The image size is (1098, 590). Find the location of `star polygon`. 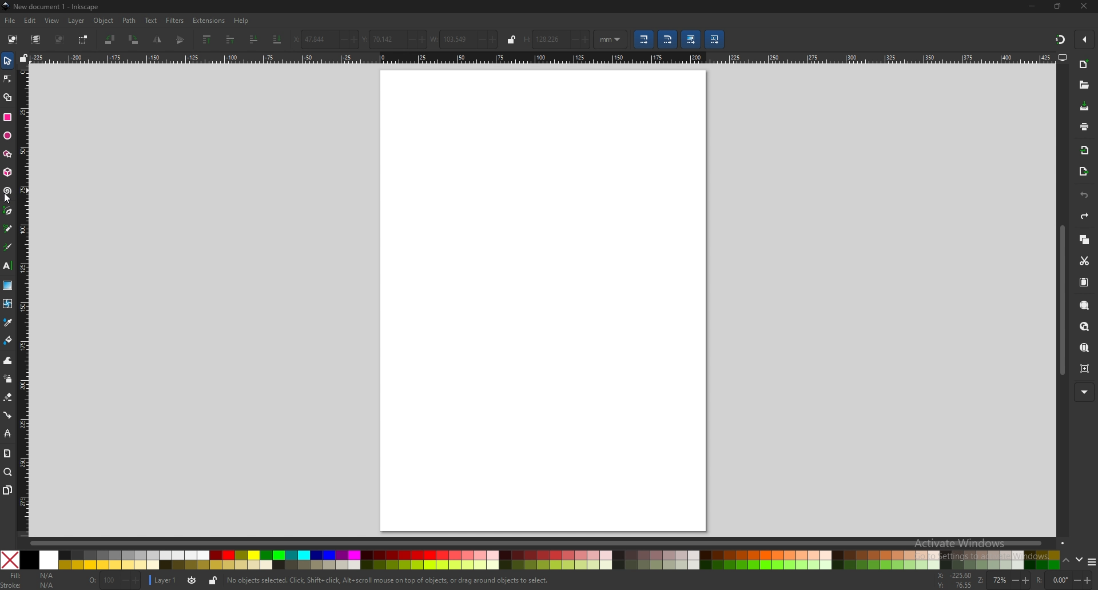

star polygon is located at coordinates (7, 154).